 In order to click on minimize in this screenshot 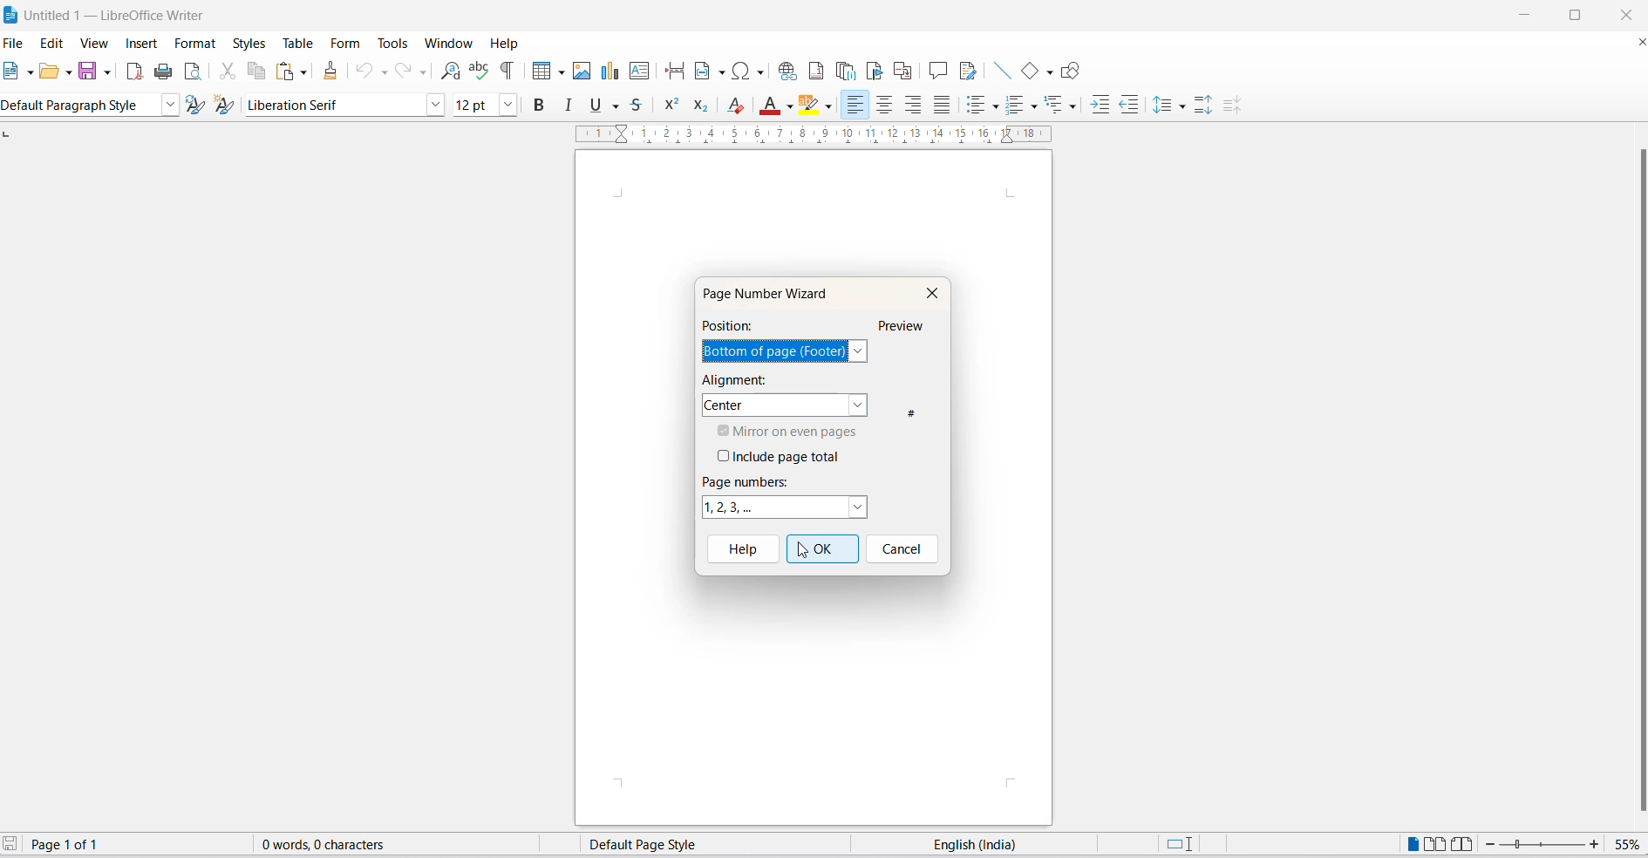, I will do `click(1530, 16)`.